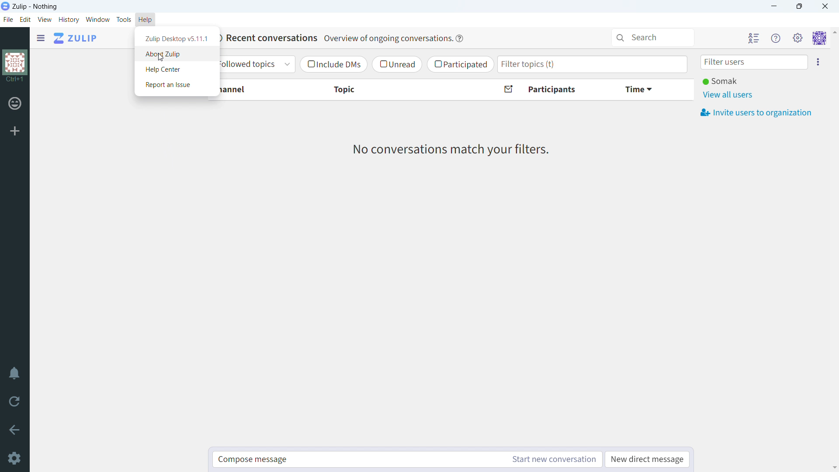 The width and height of the screenshot is (839, 472). I want to click on report an issue, so click(171, 85).